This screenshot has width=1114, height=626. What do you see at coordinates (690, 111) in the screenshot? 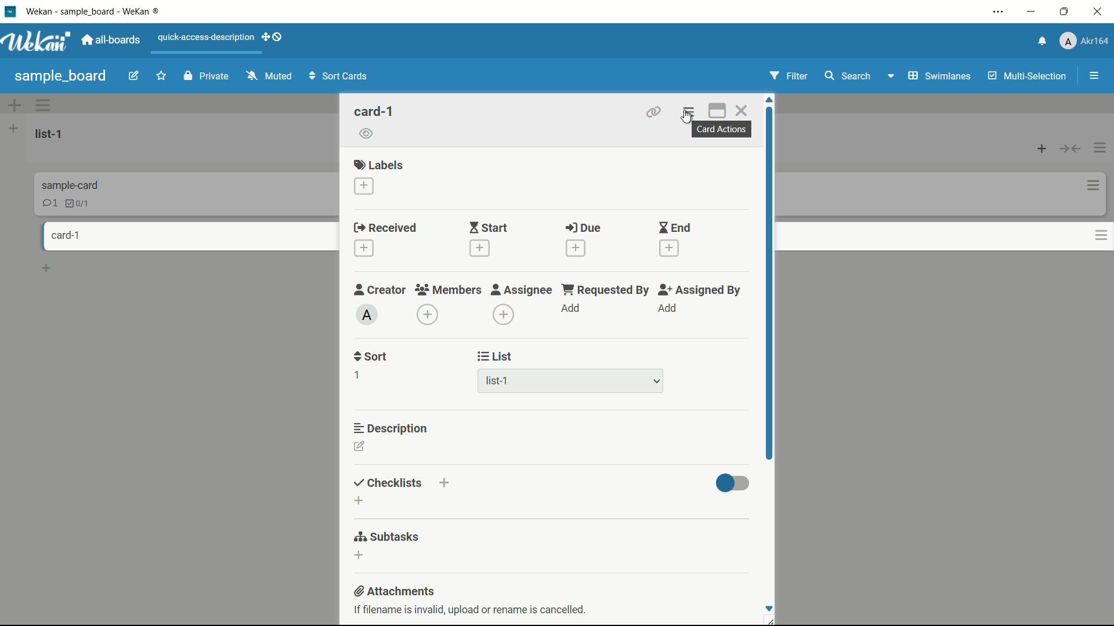
I see `card actions` at bounding box center [690, 111].